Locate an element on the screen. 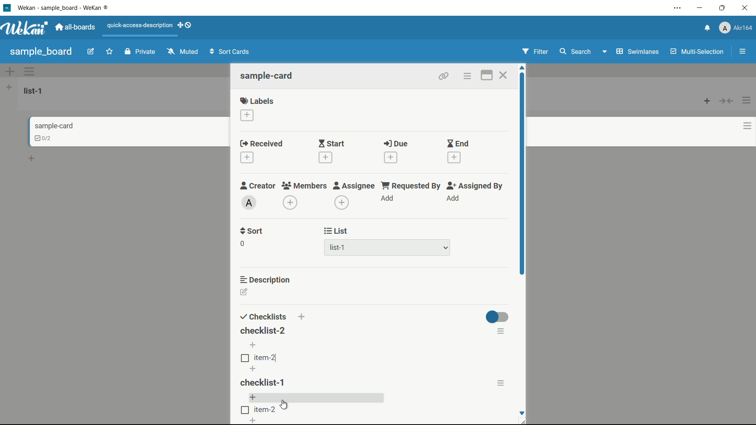 The height and width of the screenshot is (425, 756). due is located at coordinates (396, 144).